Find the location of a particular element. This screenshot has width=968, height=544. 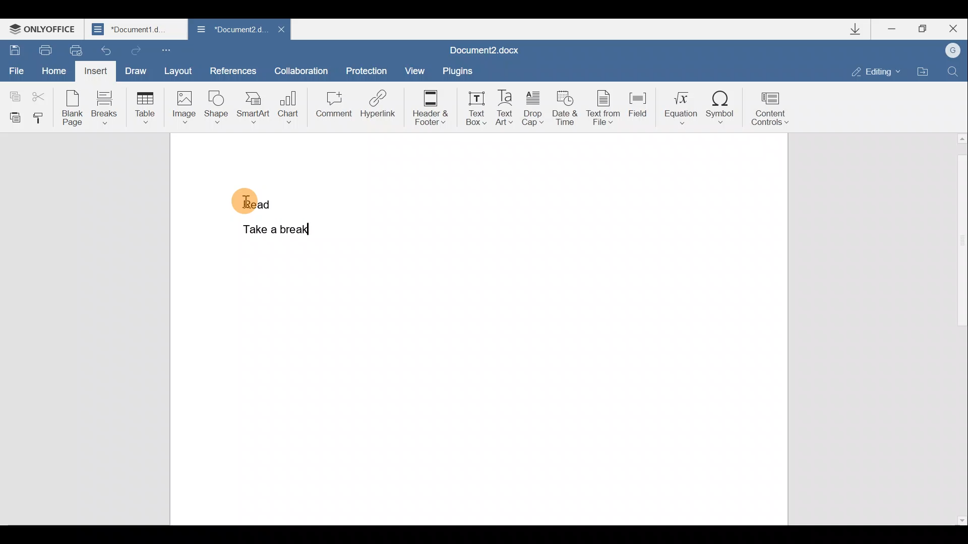

Close is located at coordinates (281, 29).